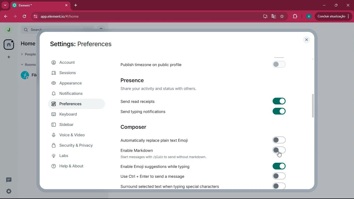 This screenshot has height=199, width=354. Describe the element at coordinates (203, 111) in the screenshot. I see `send typing` at that location.